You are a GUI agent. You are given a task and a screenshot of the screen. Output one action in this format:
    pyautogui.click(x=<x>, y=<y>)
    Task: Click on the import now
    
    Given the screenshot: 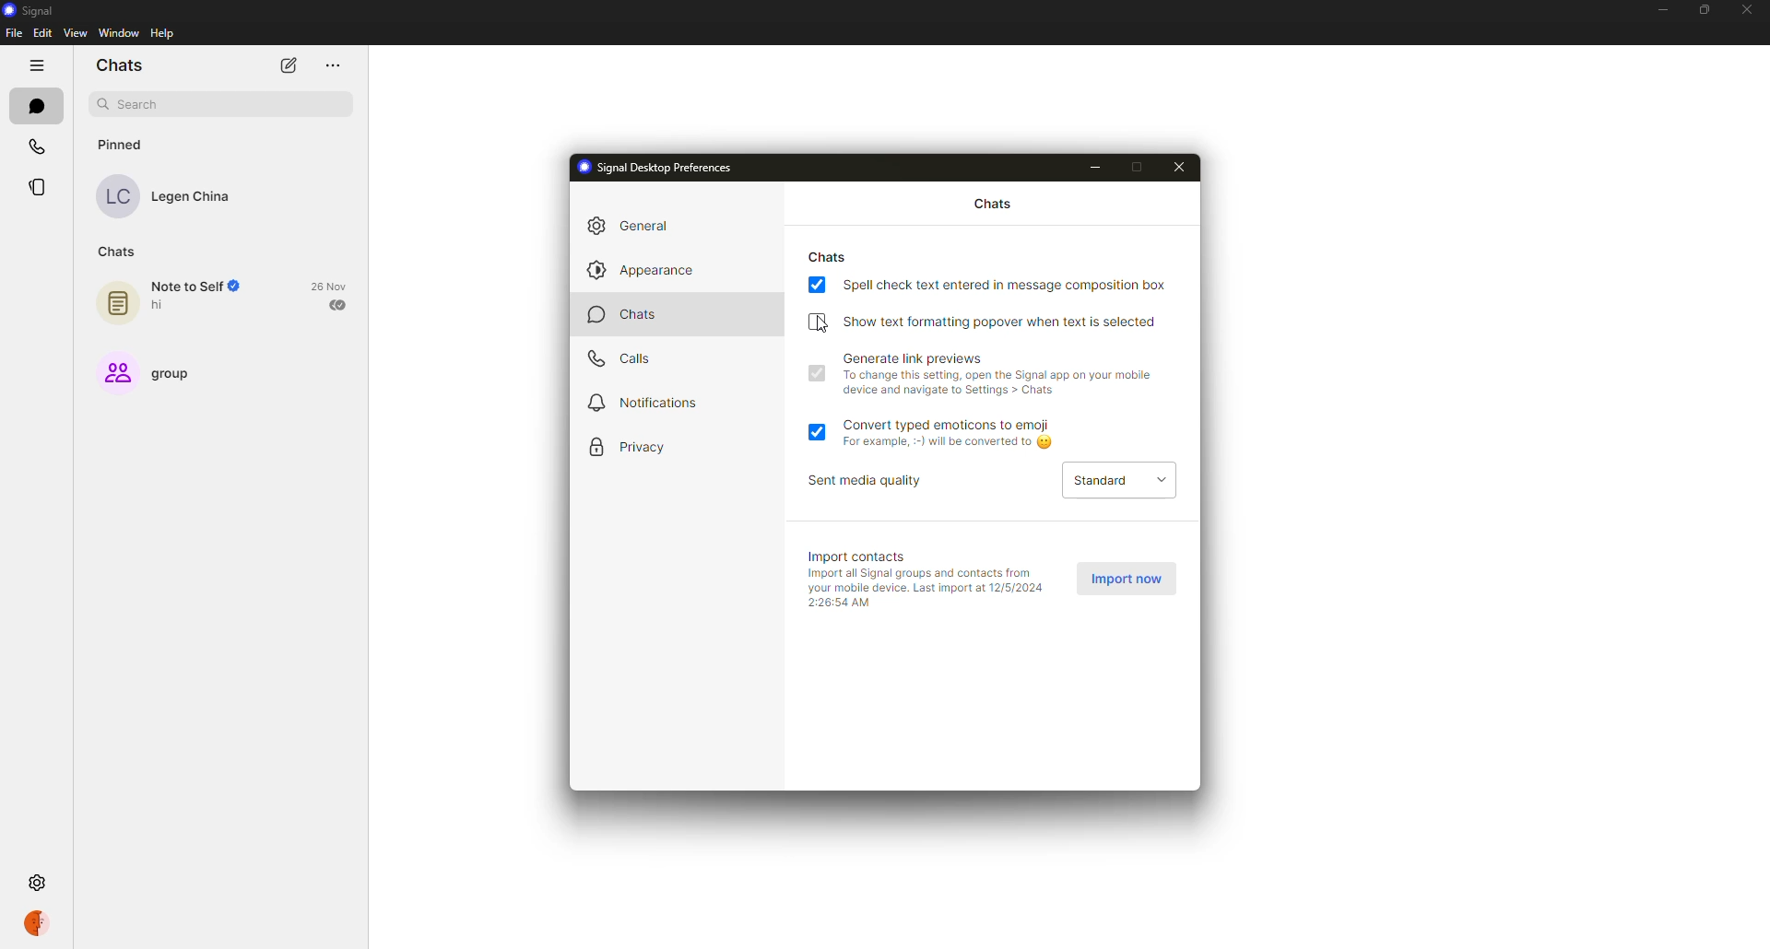 What is the action you would take?
    pyautogui.click(x=1128, y=580)
    